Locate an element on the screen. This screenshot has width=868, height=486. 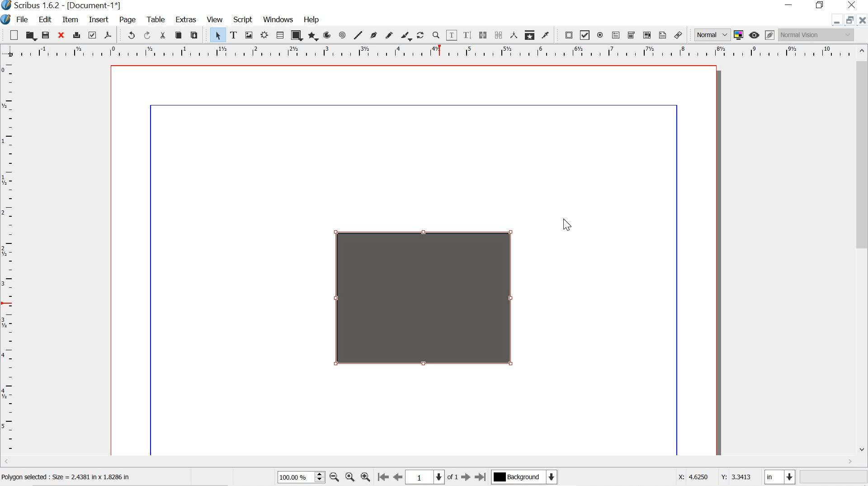
pdf push button is located at coordinates (567, 35).